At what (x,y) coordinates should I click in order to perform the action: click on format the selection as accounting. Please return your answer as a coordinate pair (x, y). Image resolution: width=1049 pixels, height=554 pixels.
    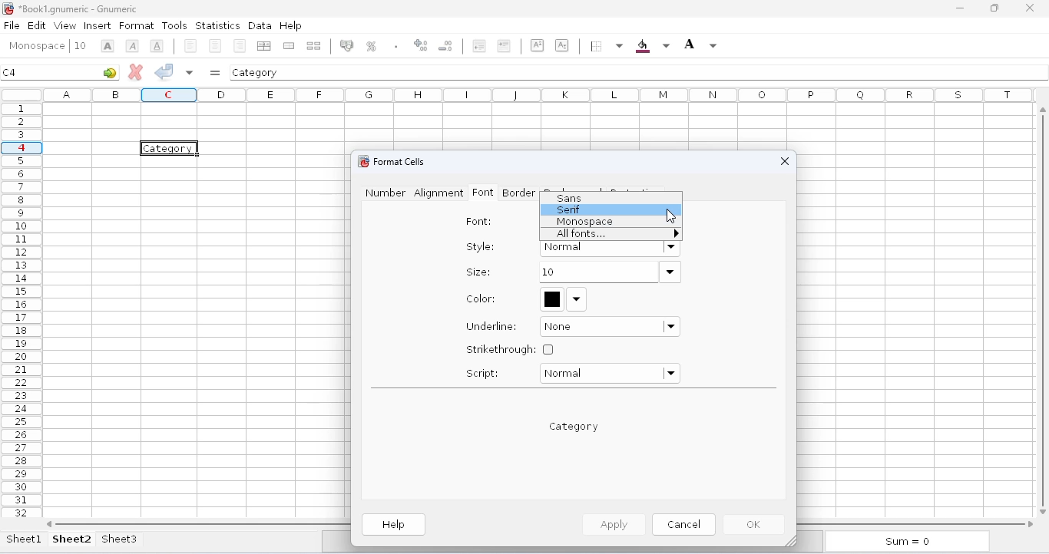
    Looking at the image, I should click on (346, 45).